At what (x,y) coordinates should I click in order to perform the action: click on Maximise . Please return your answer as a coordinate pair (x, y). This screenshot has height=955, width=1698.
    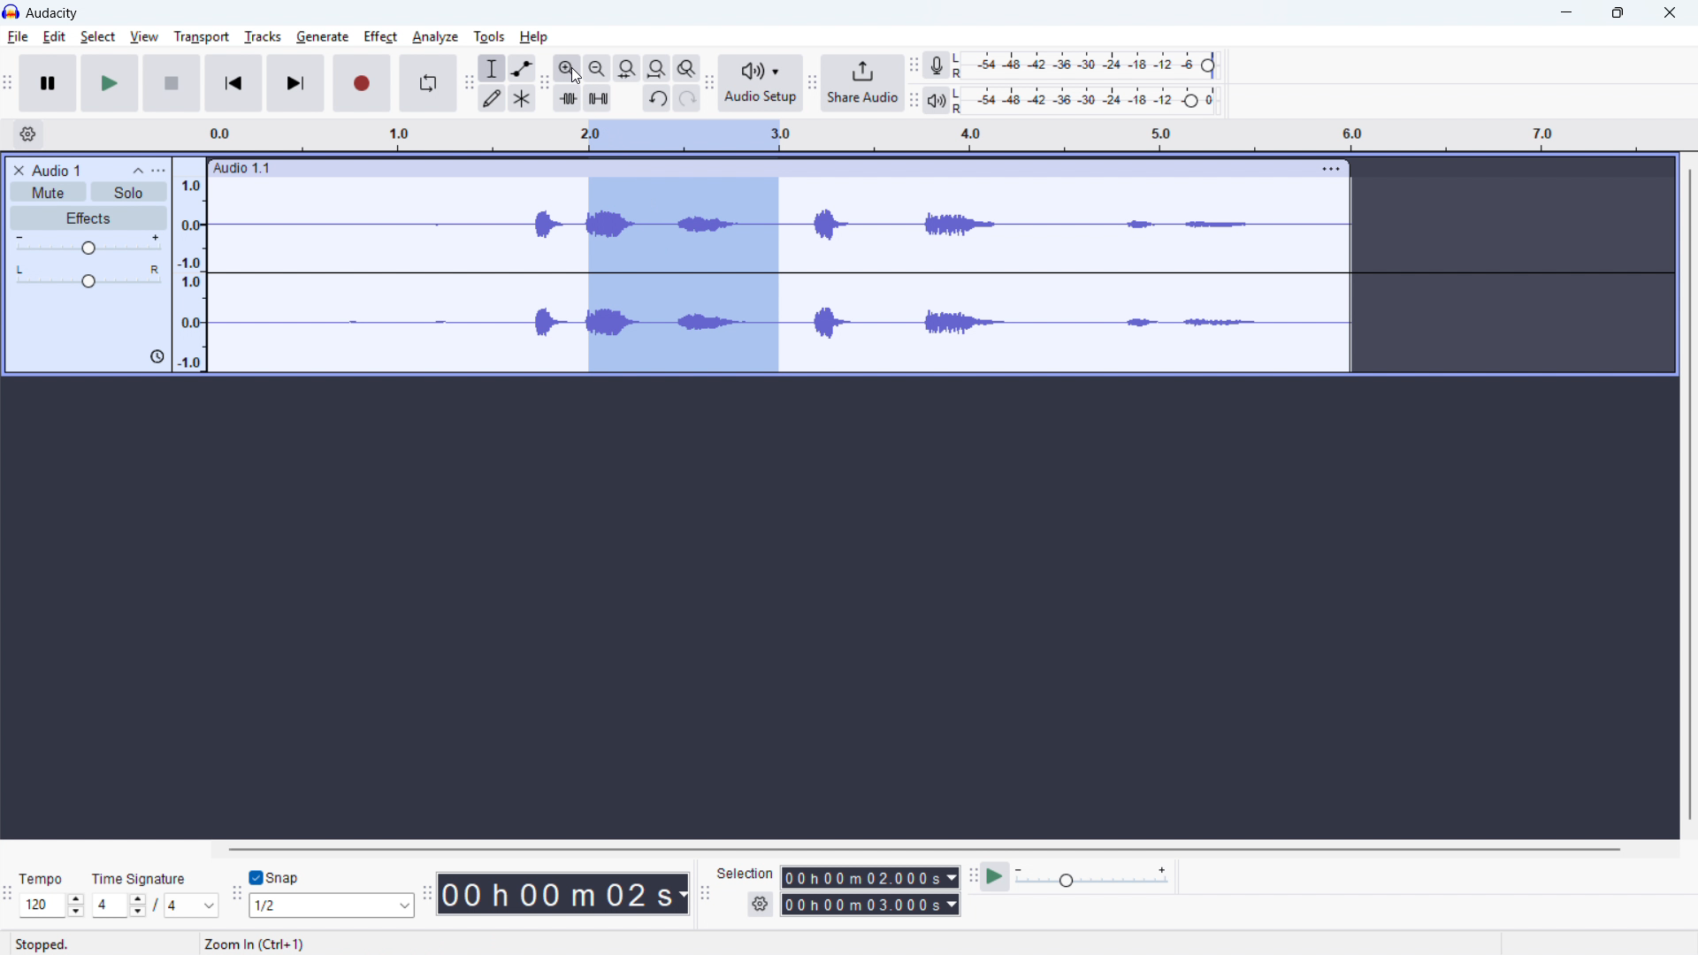
    Looking at the image, I should click on (1618, 13).